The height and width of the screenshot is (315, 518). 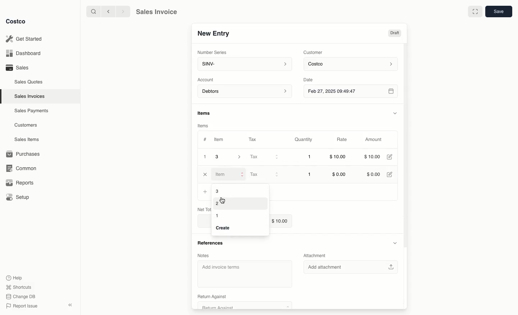 I want to click on Close, so click(x=205, y=174).